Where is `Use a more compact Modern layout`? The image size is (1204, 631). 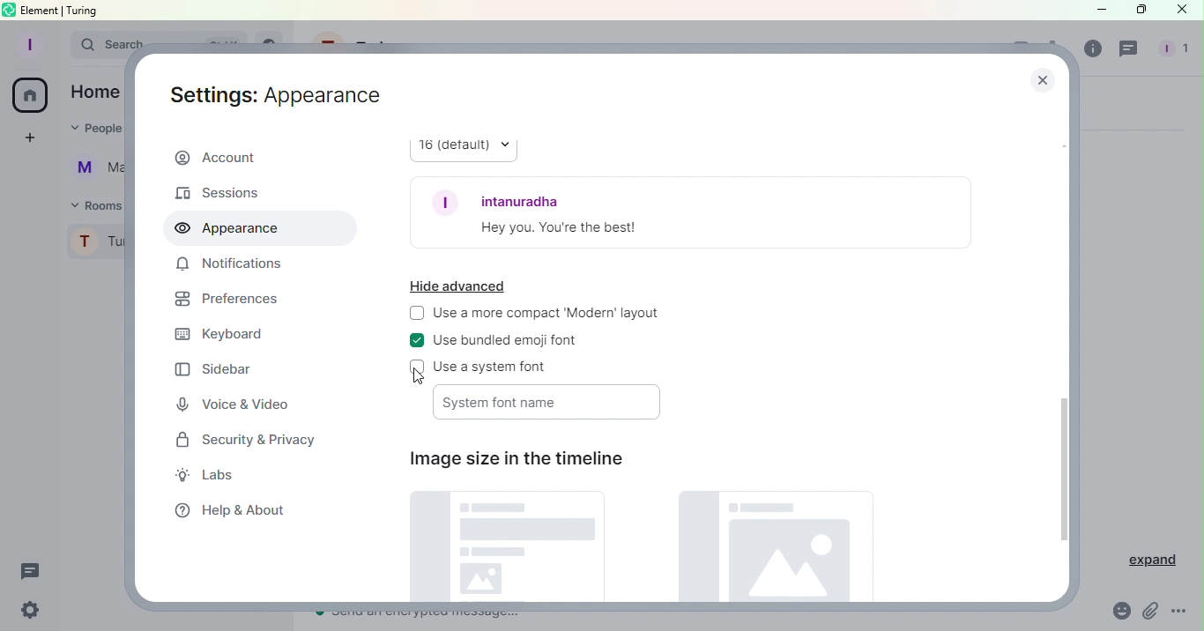 Use a more compact Modern layout is located at coordinates (549, 314).